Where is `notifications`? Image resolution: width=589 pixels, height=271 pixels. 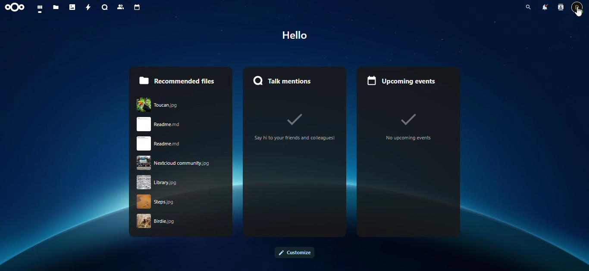
notifications is located at coordinates (545, 7).